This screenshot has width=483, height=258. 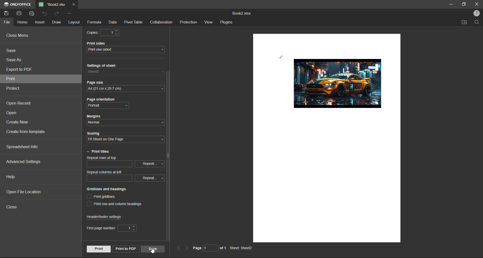 I want to click on scaling changed, so click(x=112, y=139).